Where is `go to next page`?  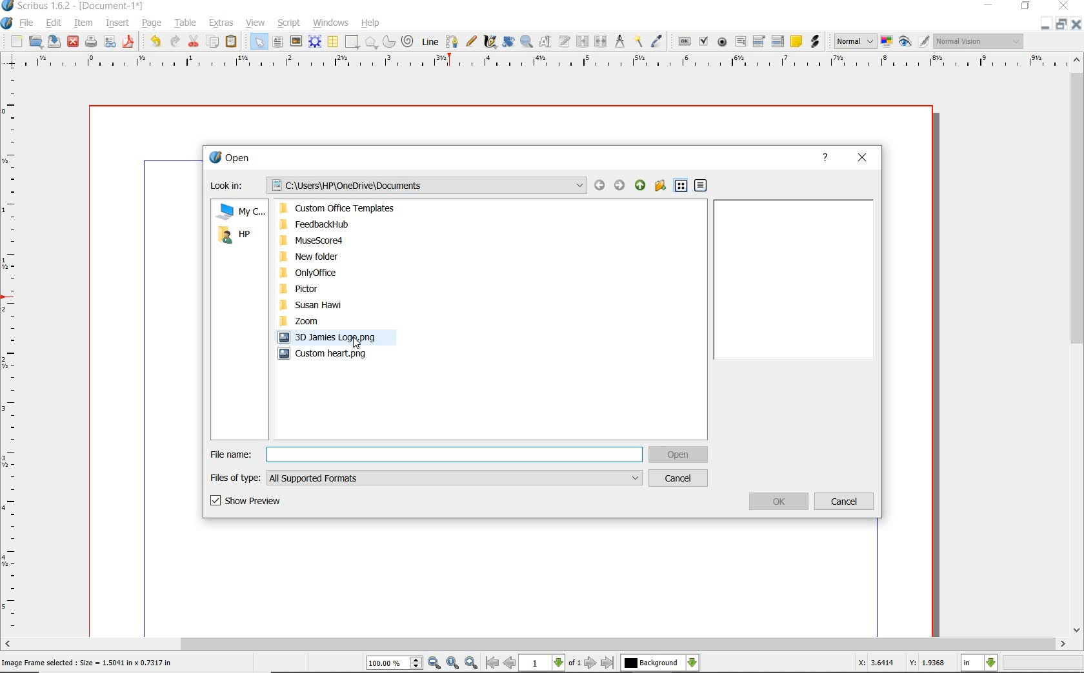 go to next page is located at coordinates (590, 663).